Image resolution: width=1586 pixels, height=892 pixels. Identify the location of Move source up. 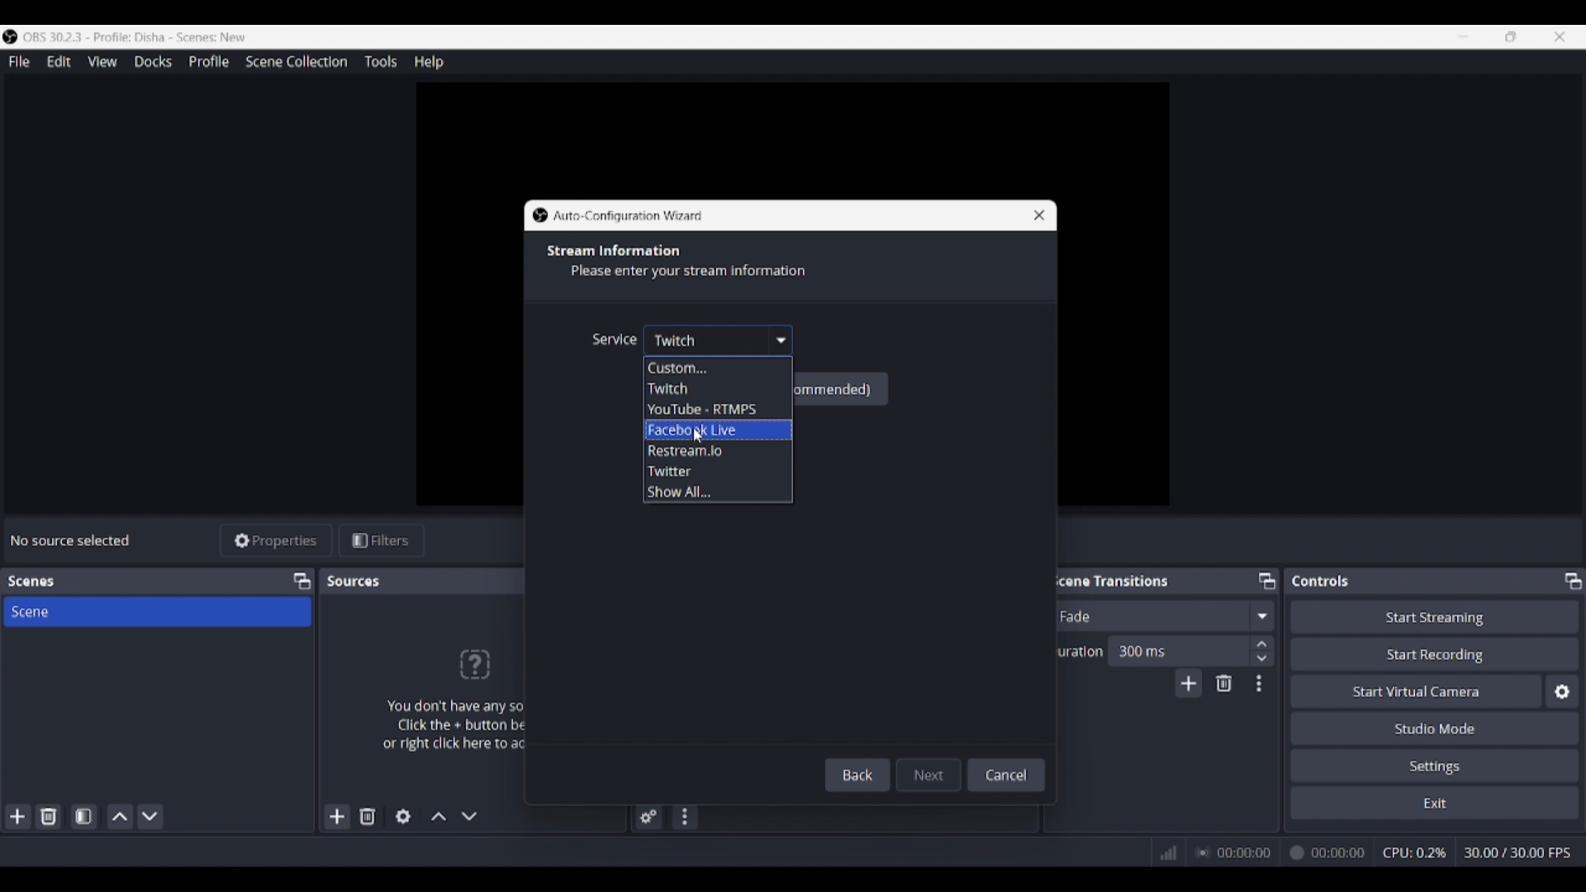
(439, 816).